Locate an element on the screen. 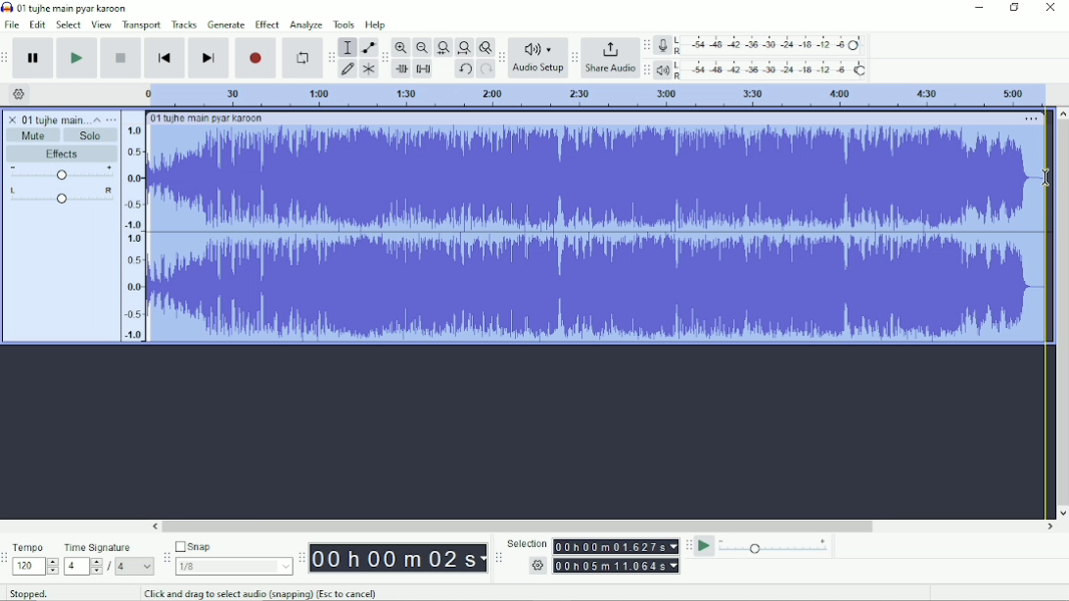 Image resolution: width=1069 pixels, height=601 pixels. Audacity selection toolbar is located at coordinates (498, 558).